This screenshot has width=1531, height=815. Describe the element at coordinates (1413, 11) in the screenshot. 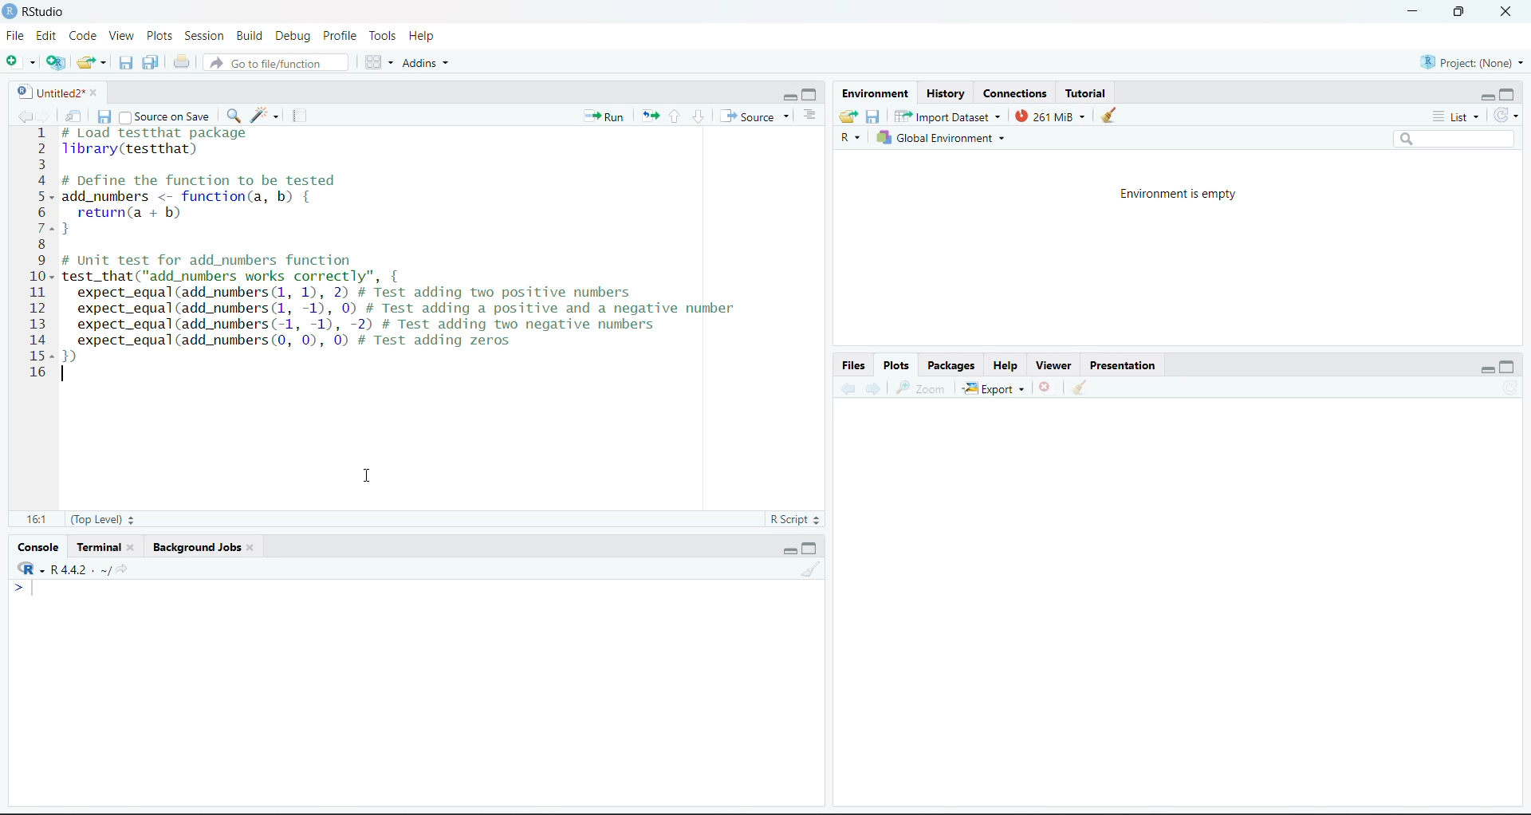

I see `minimize` at that location.